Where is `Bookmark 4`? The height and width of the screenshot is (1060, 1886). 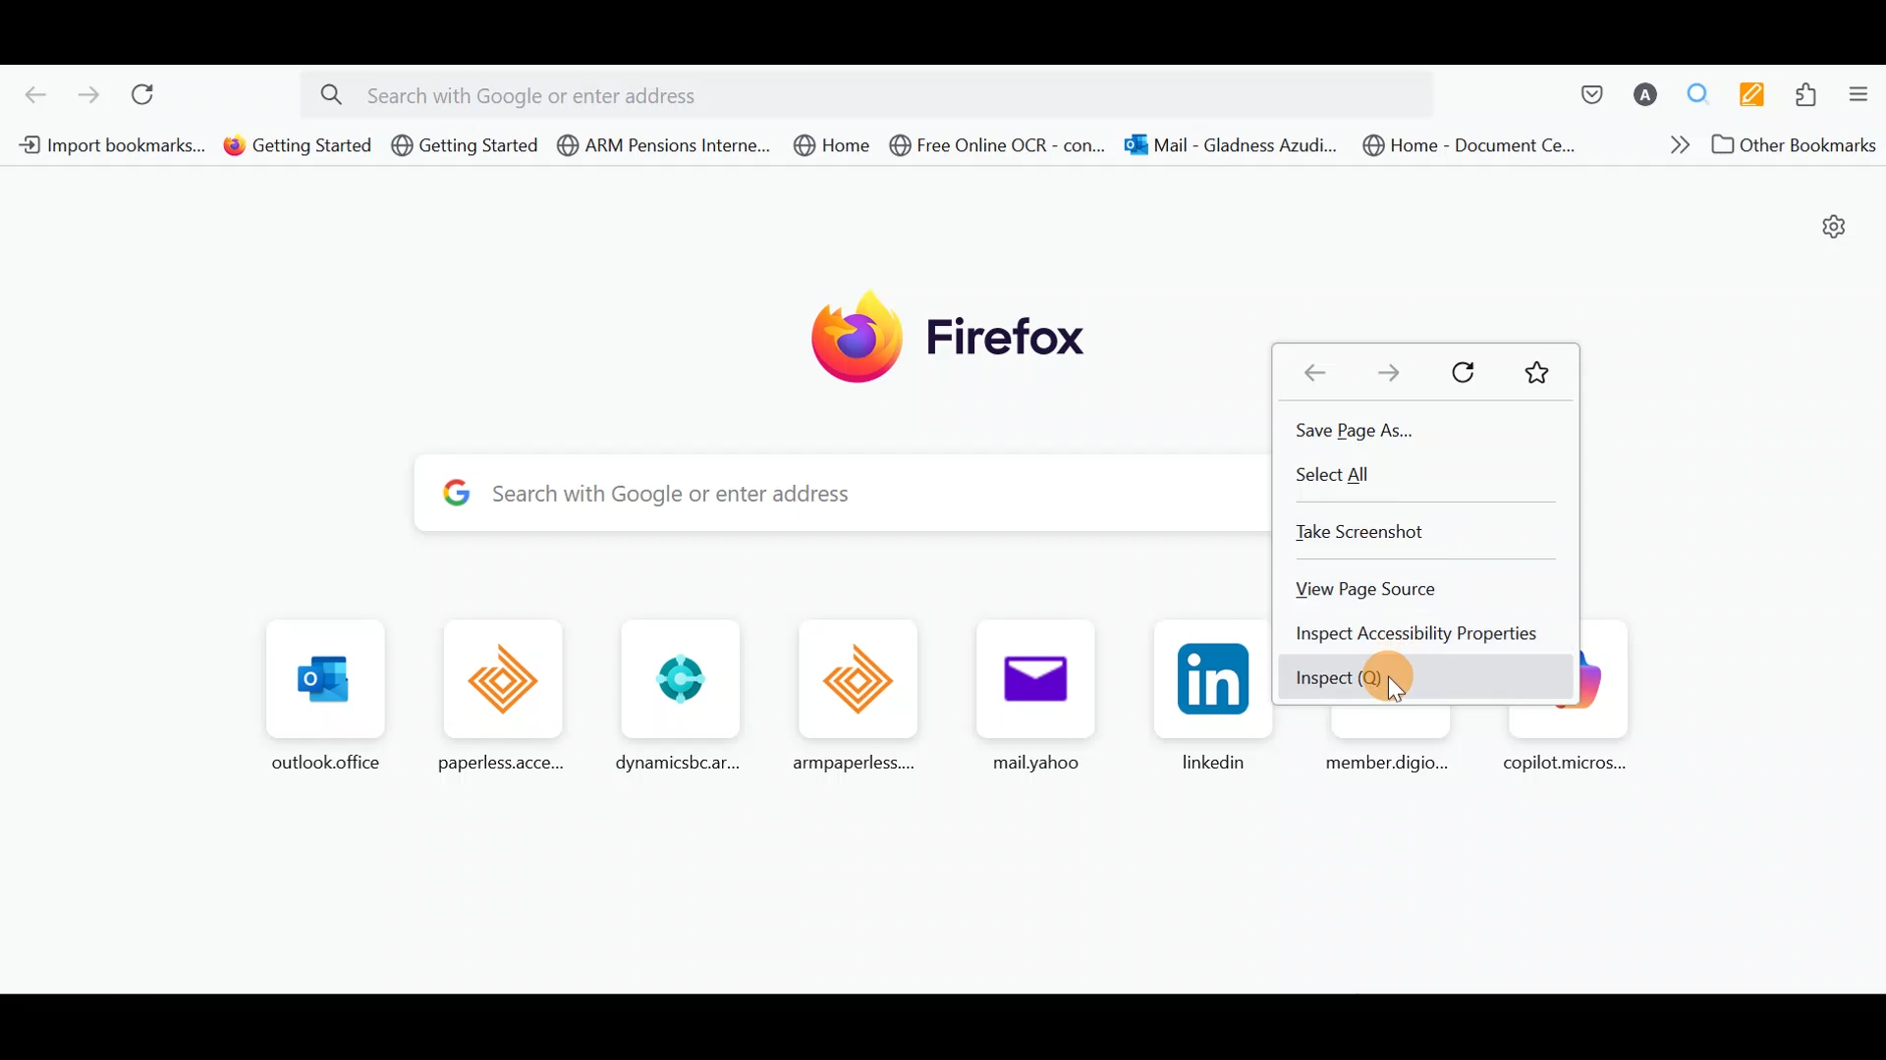 Bookmark 4 is located at coordinates (657, 143).